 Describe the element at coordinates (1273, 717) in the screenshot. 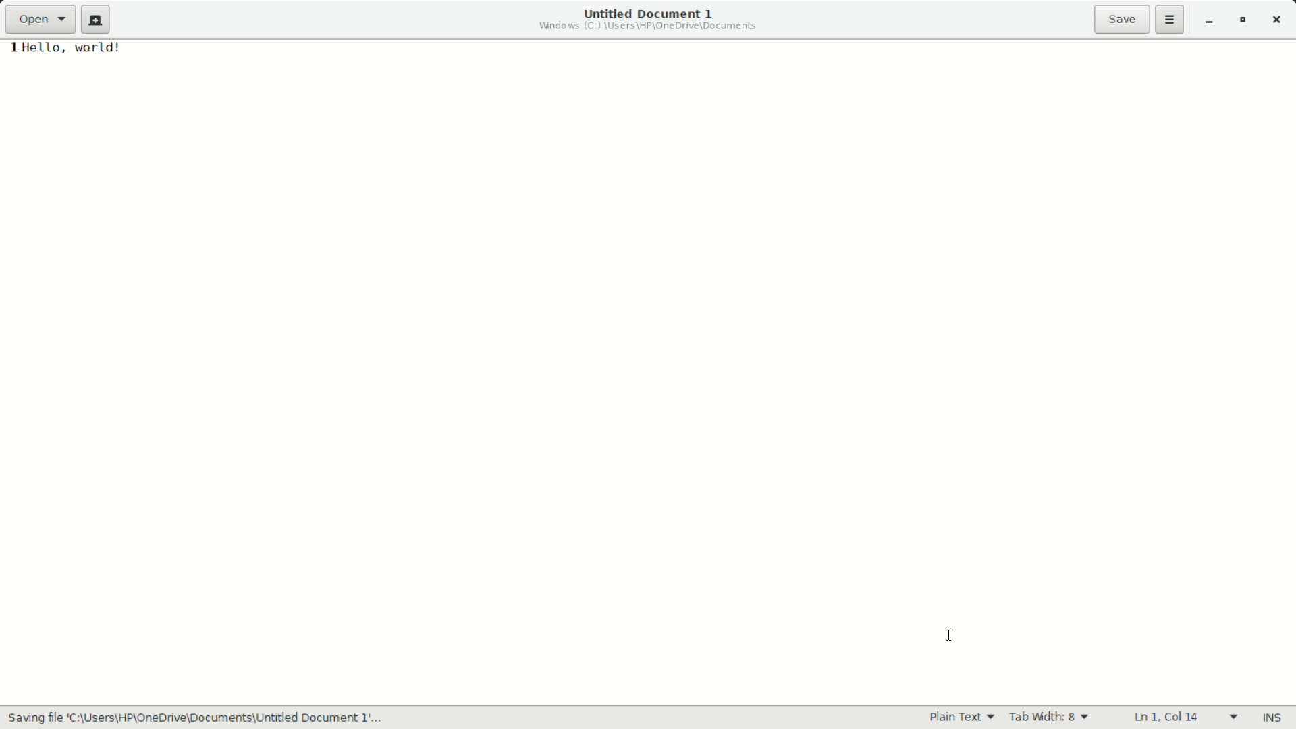

I see `INS` at that location.